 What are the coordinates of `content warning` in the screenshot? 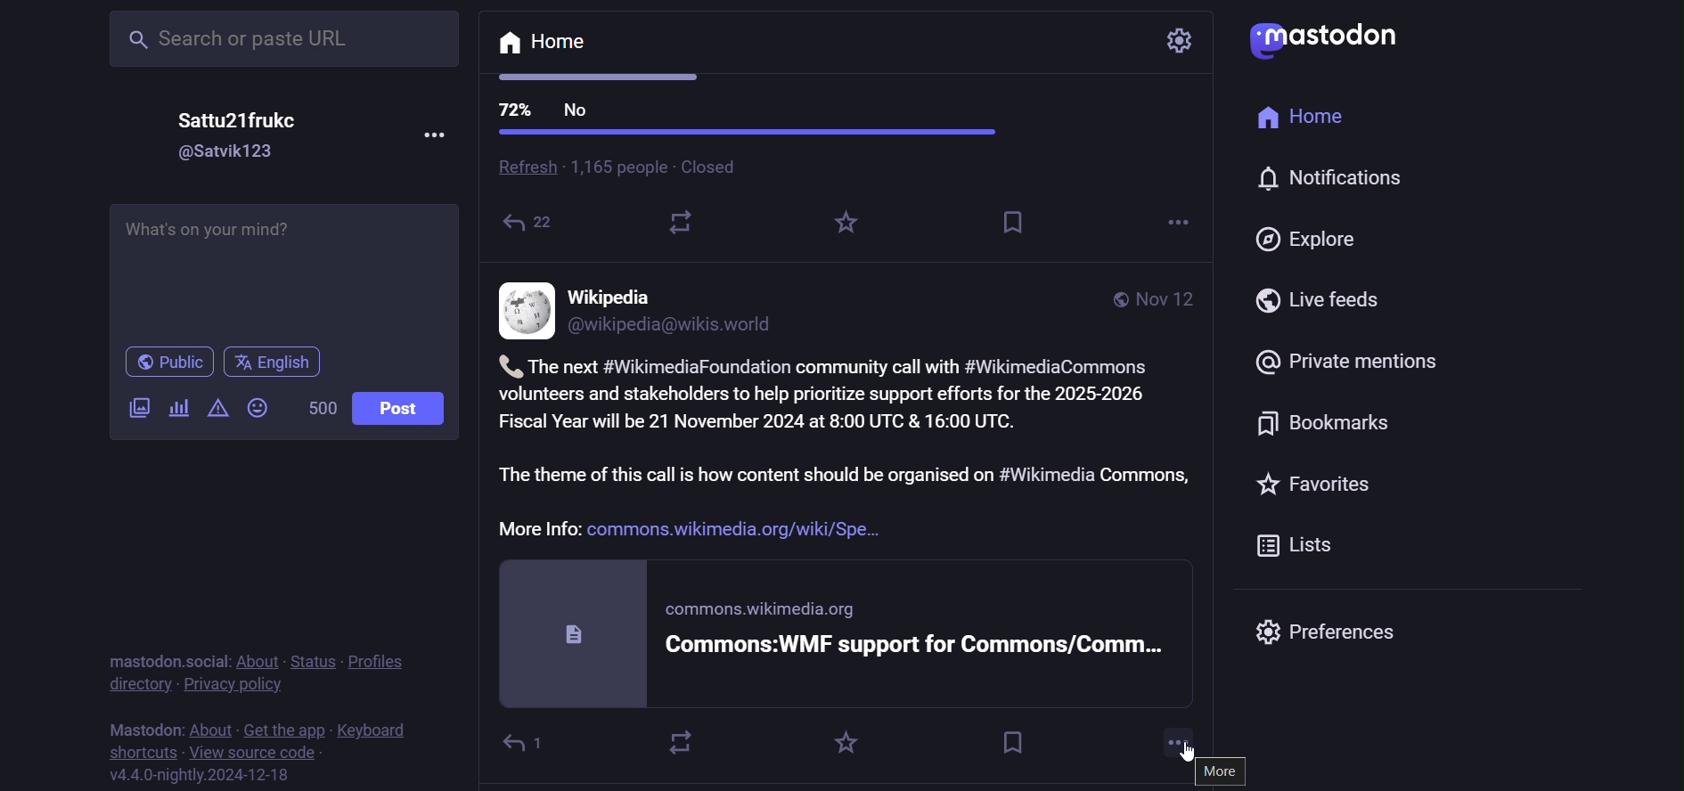 It's located at (215, 409).